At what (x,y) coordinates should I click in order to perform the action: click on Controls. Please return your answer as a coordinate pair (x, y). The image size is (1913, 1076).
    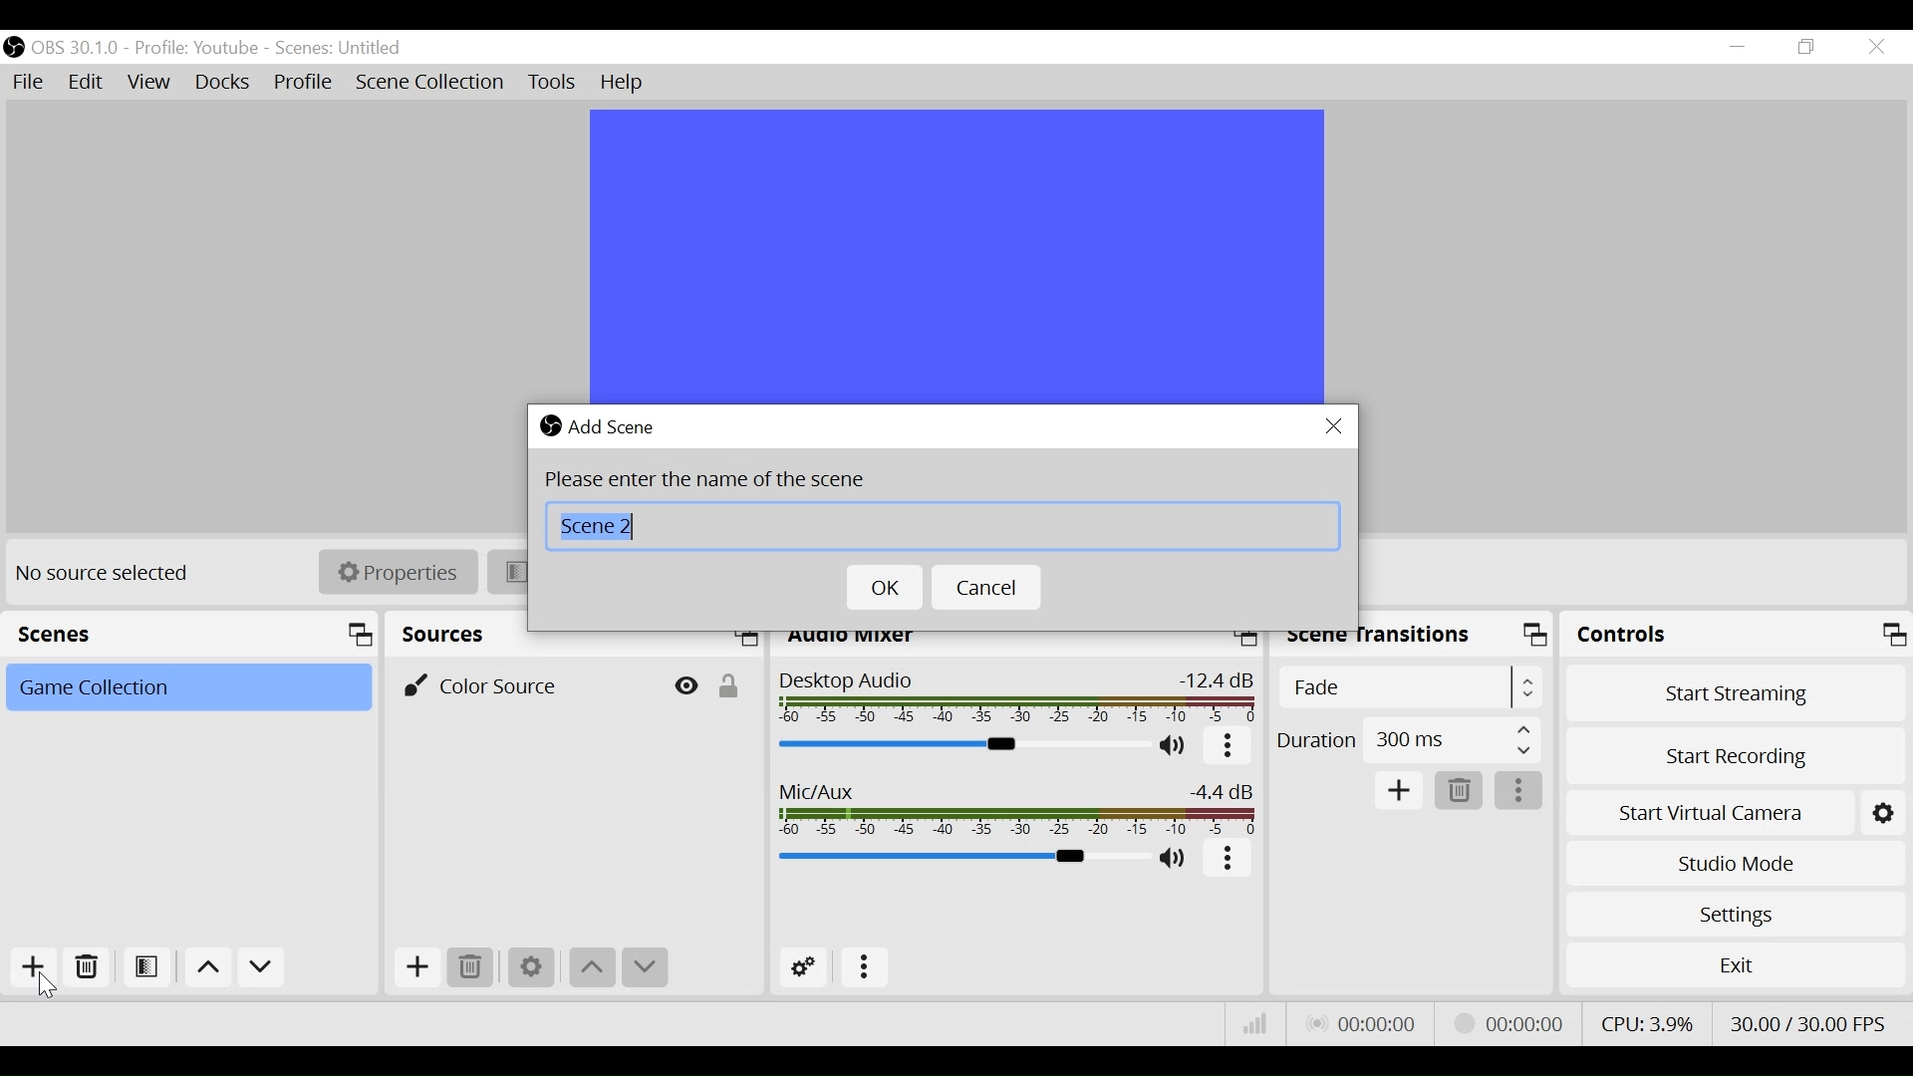
    Looking at the image, I should click on (1737, 634).